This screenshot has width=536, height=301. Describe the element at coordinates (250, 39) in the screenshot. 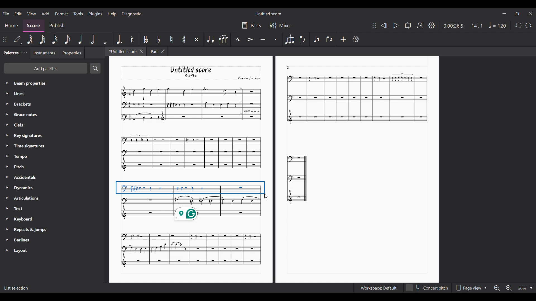

I see `Accent` at that location.